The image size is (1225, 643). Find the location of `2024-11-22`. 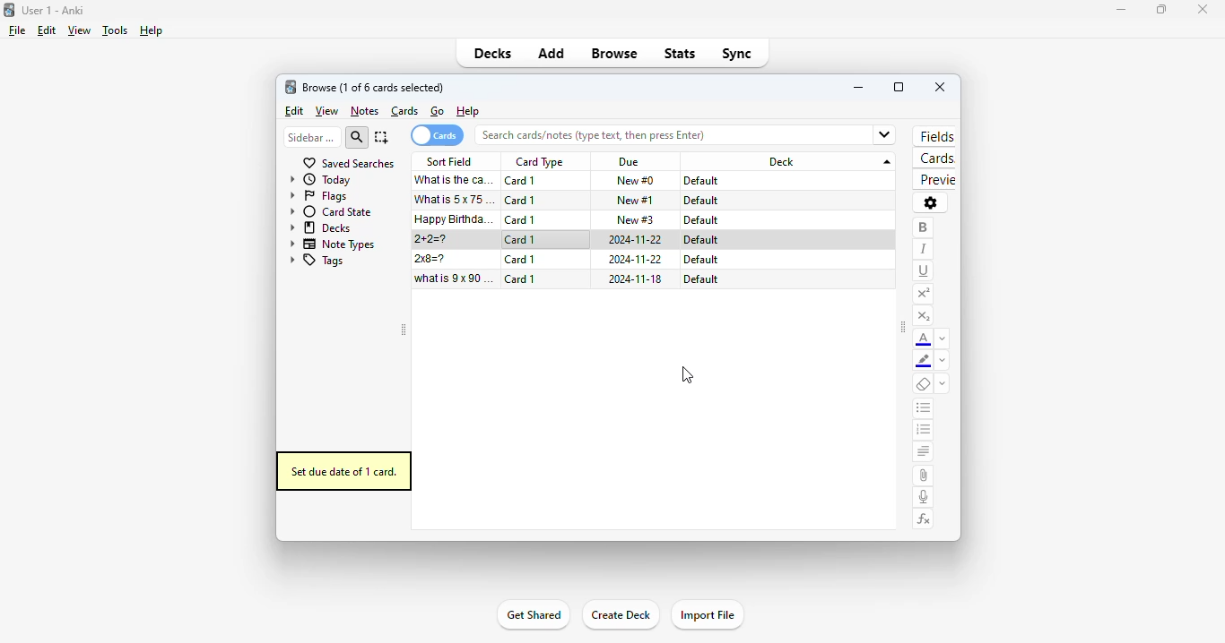

2024-11-22 is located at coordinates (637, 259).